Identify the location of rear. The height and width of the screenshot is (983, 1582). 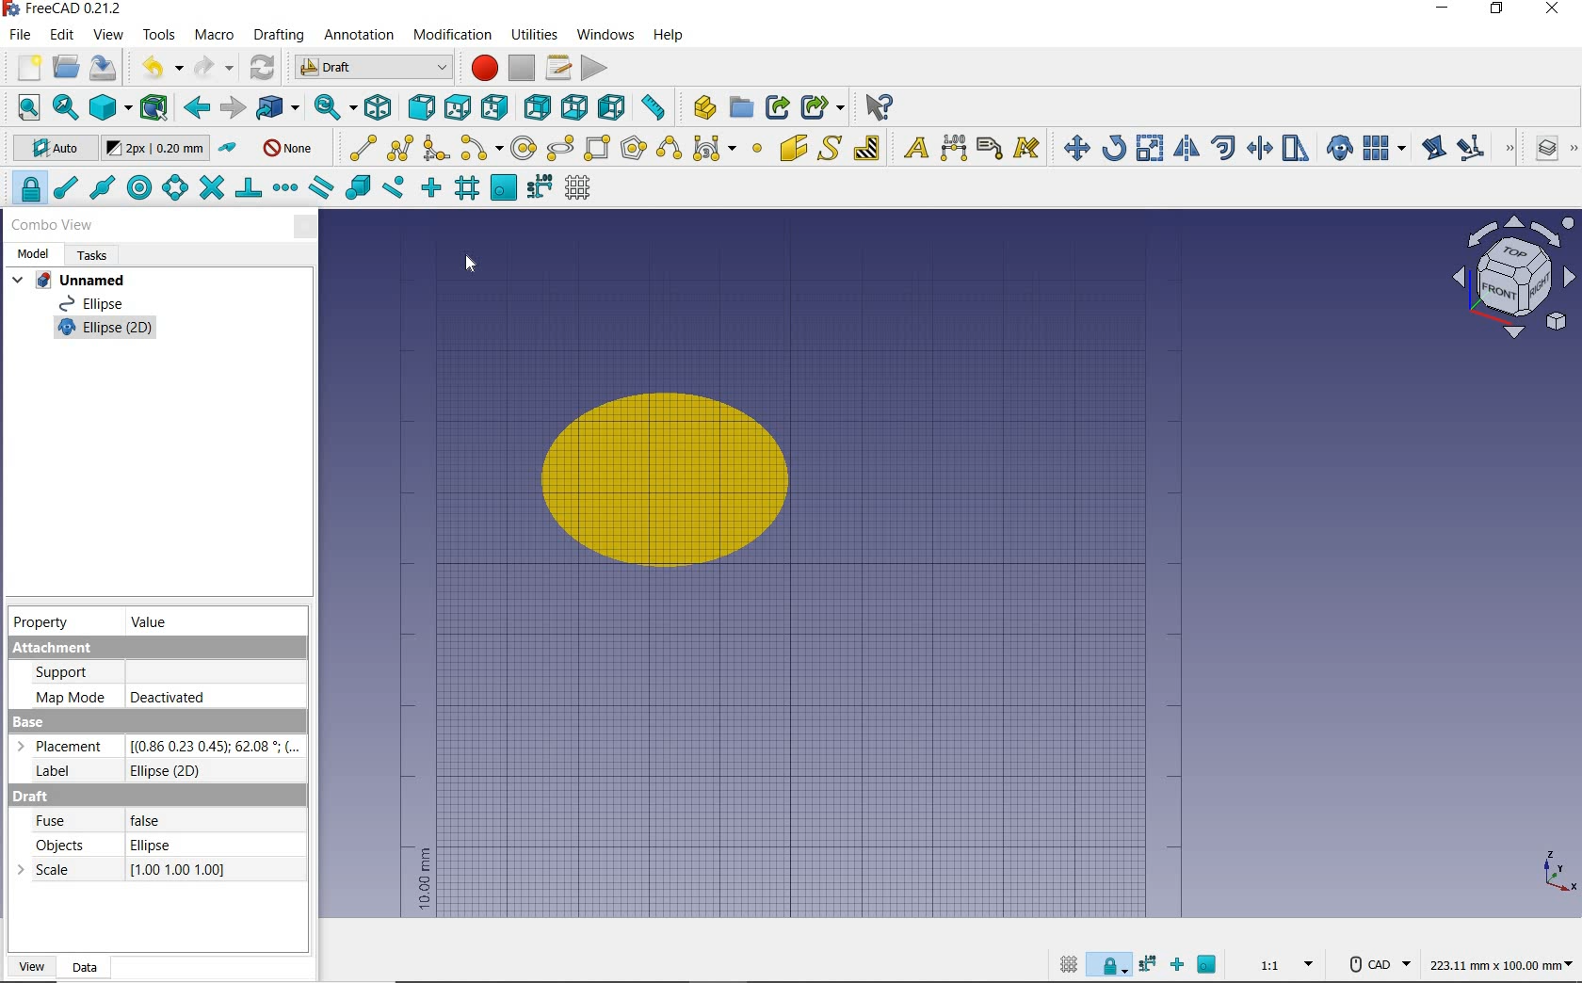
(537, 106).